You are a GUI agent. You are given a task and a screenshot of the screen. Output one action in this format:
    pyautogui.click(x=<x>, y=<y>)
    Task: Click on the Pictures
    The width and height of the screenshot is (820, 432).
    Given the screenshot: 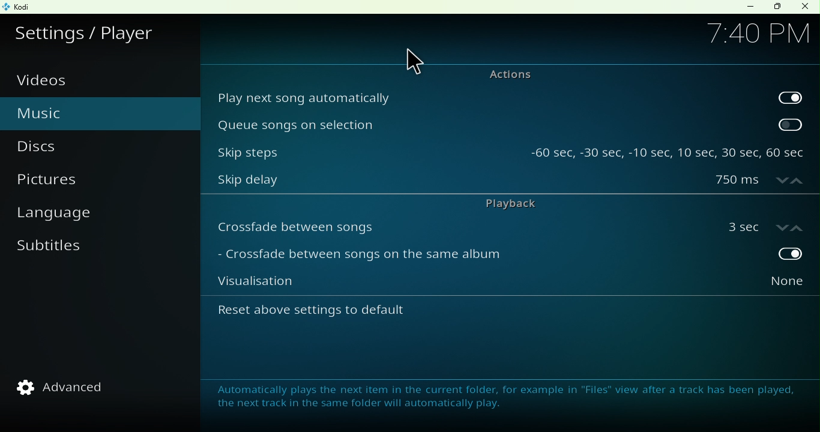 What is the action you would take?
    pyautogui.click(x=65, y=183)
    